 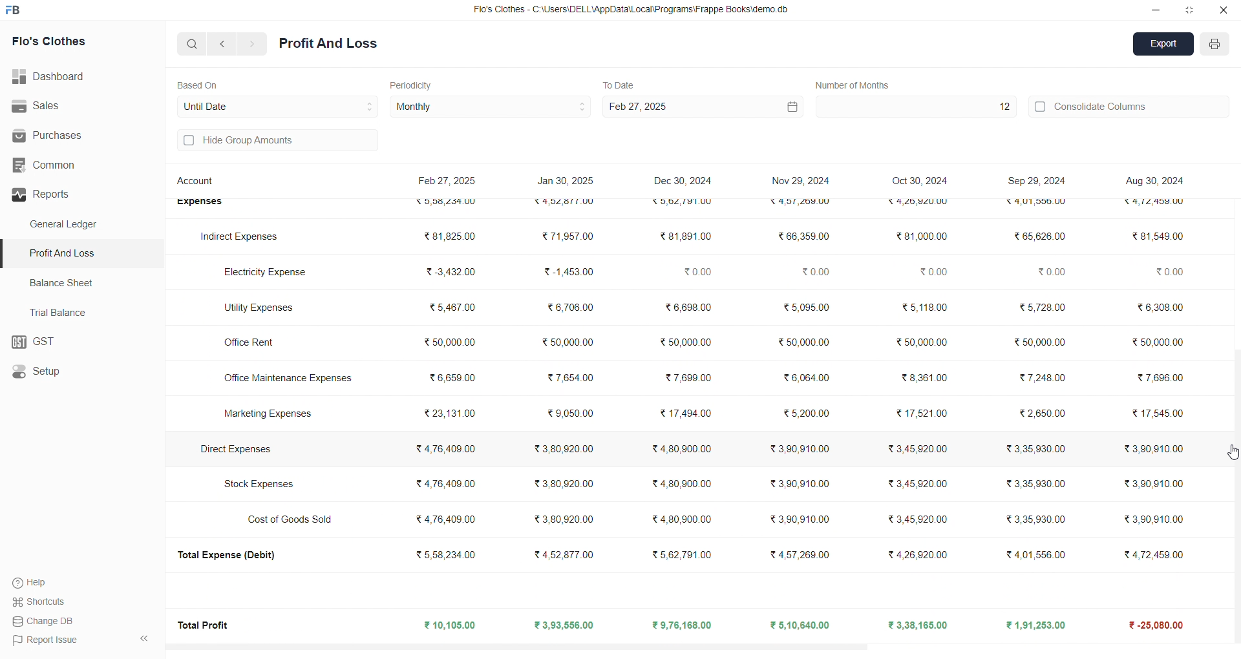 I want to click on ₹66,359.00, so click(x=803, y=235).